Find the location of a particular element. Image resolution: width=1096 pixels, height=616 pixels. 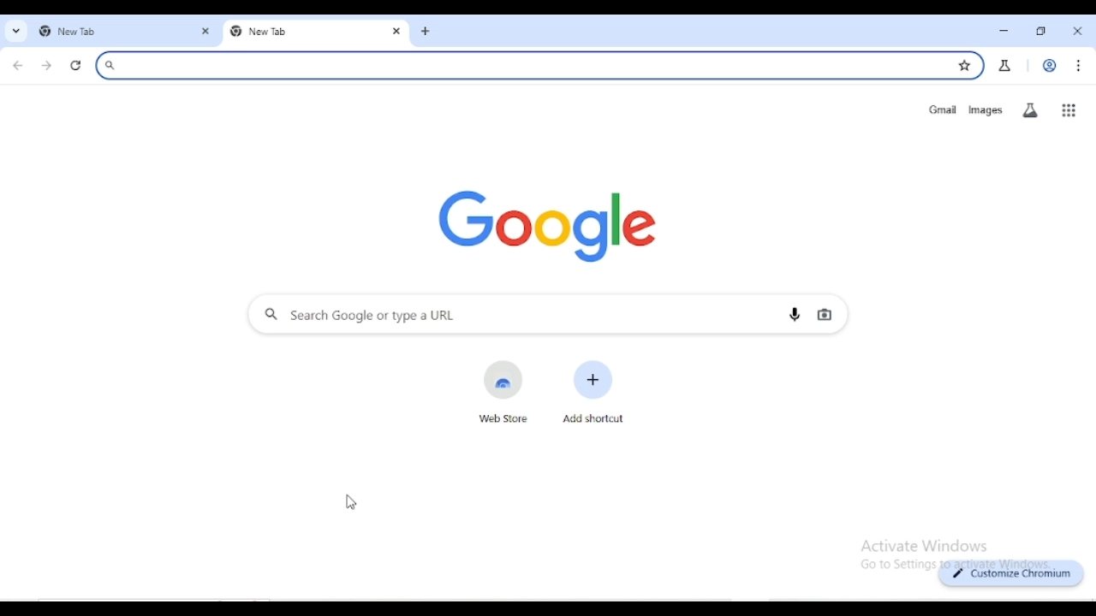

images is located at coordinates (985, 110).